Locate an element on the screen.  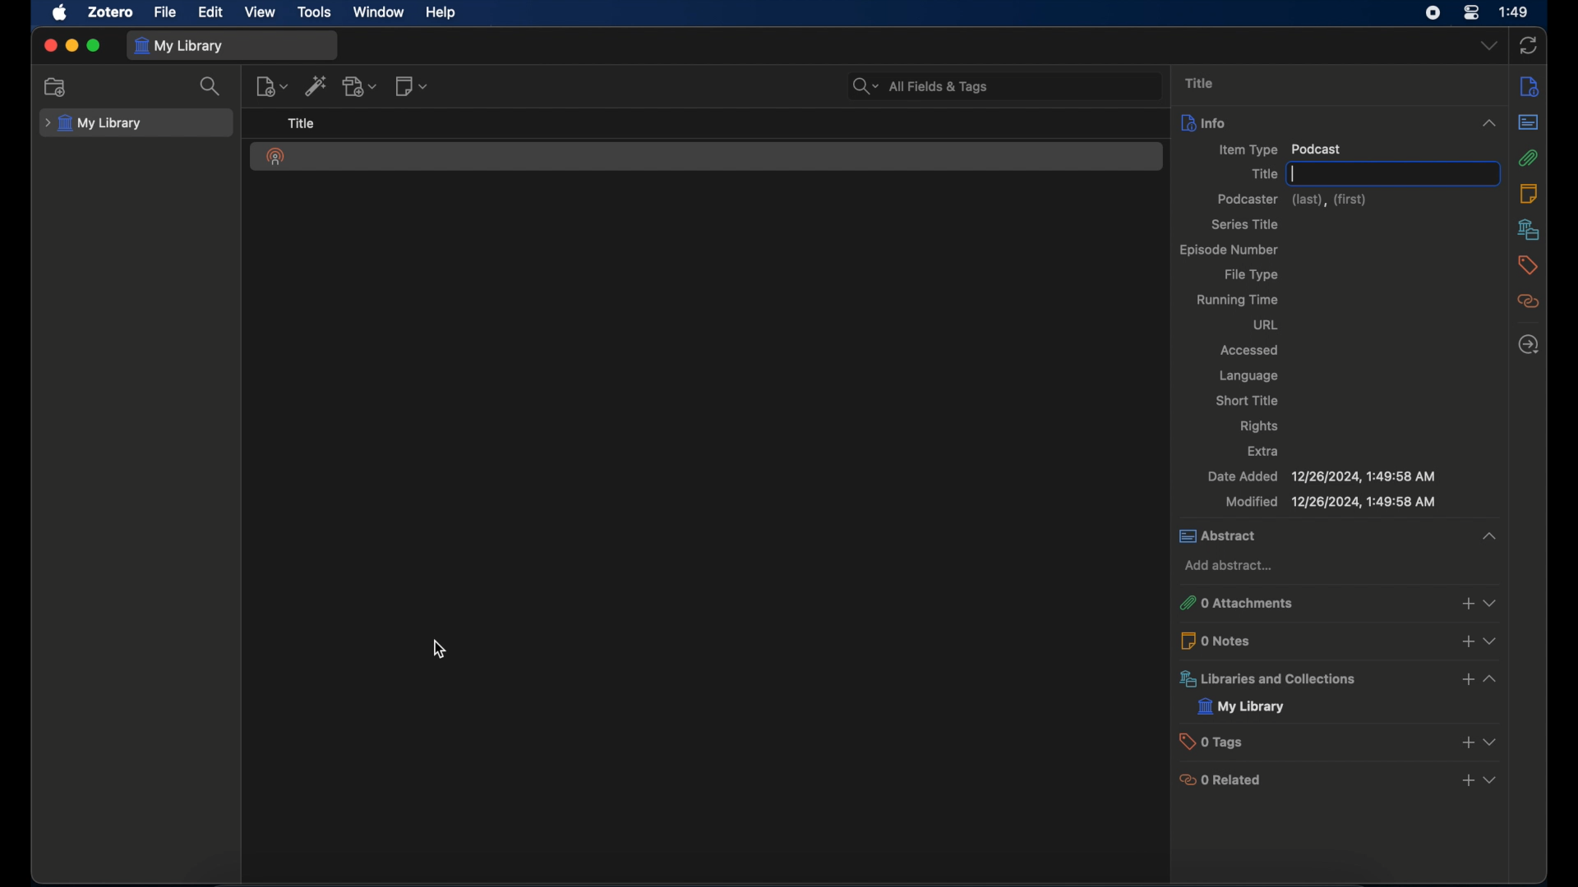
close is located at coordinates (49, 45).